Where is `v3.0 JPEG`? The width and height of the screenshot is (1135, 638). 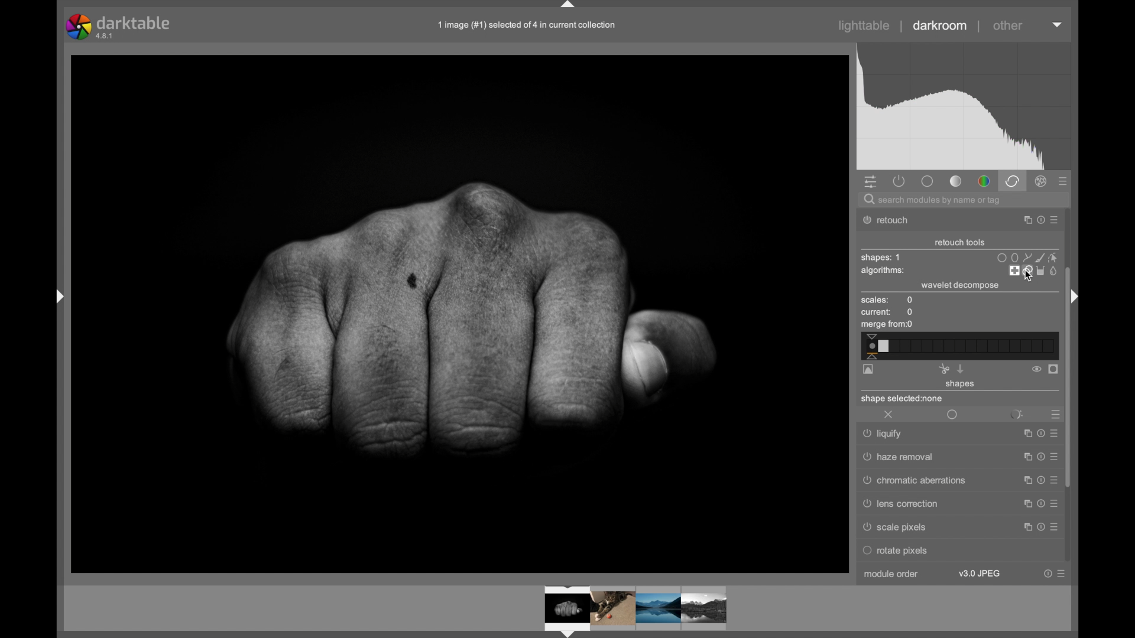 v3.0 JPEG is located at coordinates (980, 574).